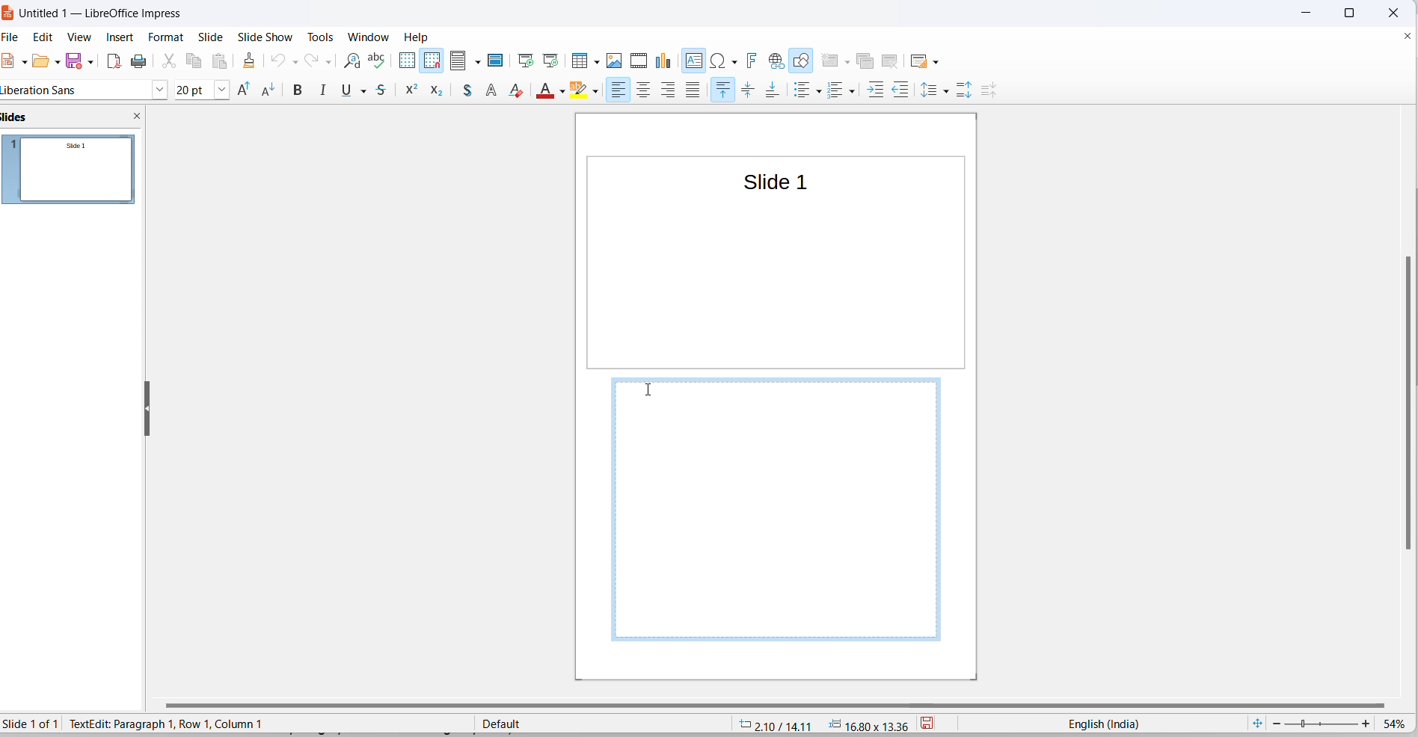 This screenshot has height=737, width=1418. I want to click on master slide, so click(499, 60).